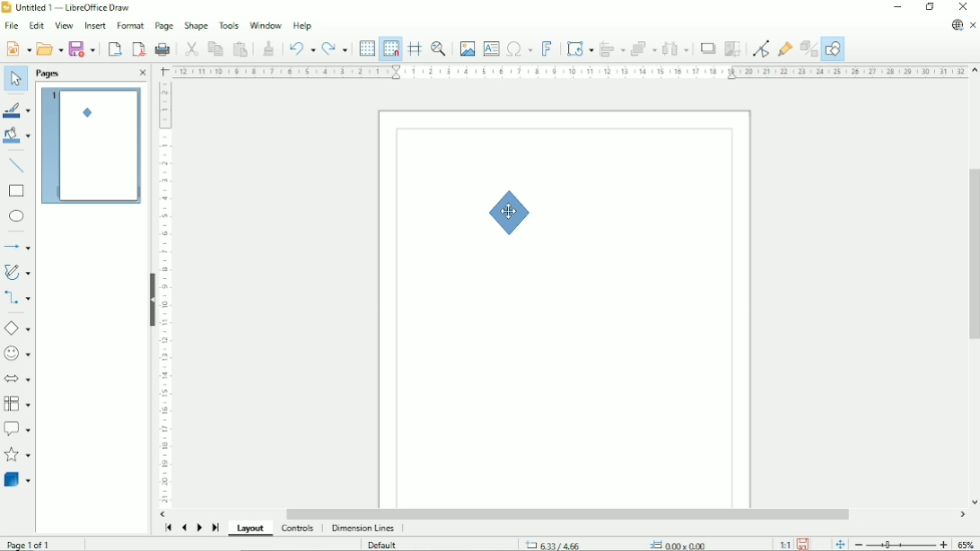  Describe the element at coordinates (974, 25) in the screenshot. I see `Close document` at that location.